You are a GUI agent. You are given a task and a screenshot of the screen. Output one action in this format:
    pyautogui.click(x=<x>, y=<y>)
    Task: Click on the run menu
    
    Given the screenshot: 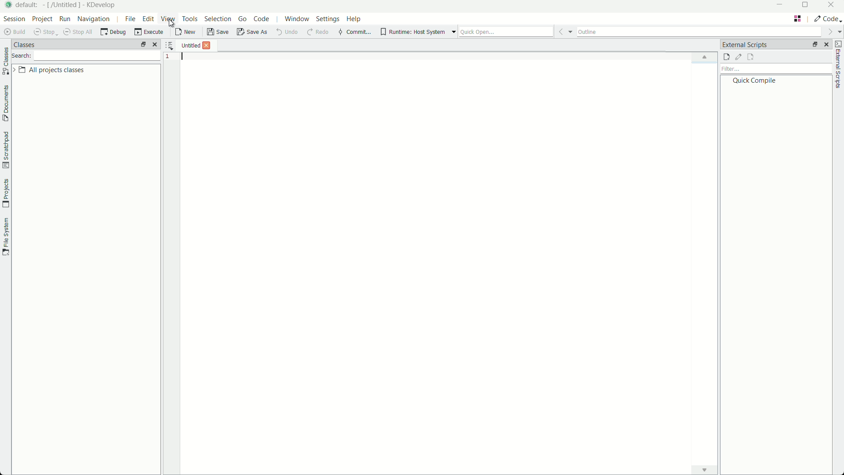 What is the action you would take?
    pyautogui.click(x=63, y=18)
    